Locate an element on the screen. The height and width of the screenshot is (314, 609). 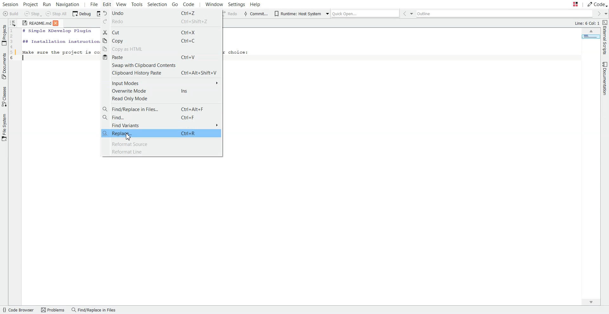
Copy as HTML is located at coordinates (161, 49).